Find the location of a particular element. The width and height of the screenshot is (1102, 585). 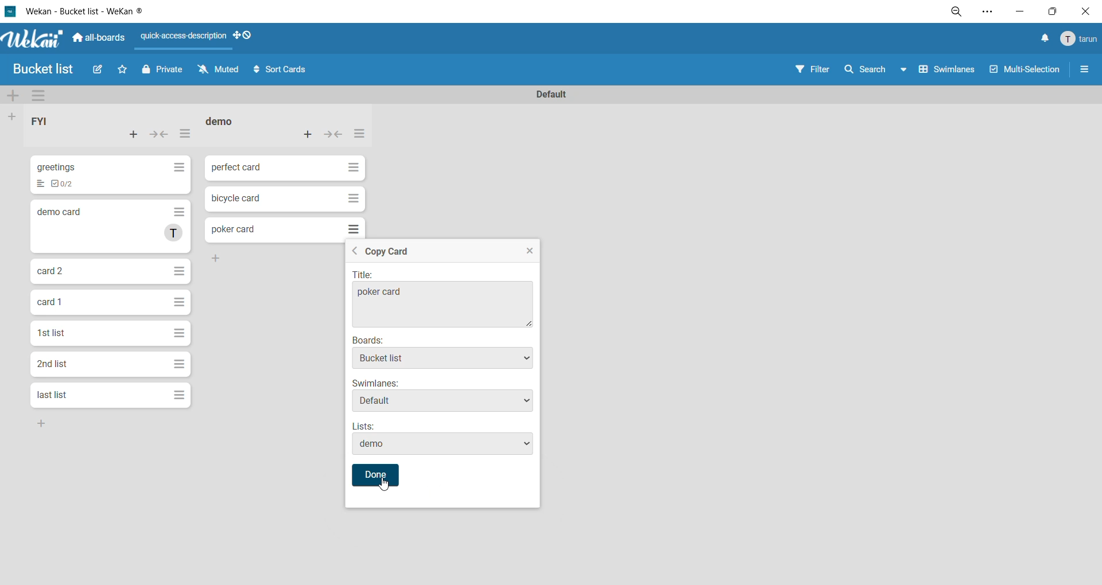

collapse is located at coordinates (161, 135).